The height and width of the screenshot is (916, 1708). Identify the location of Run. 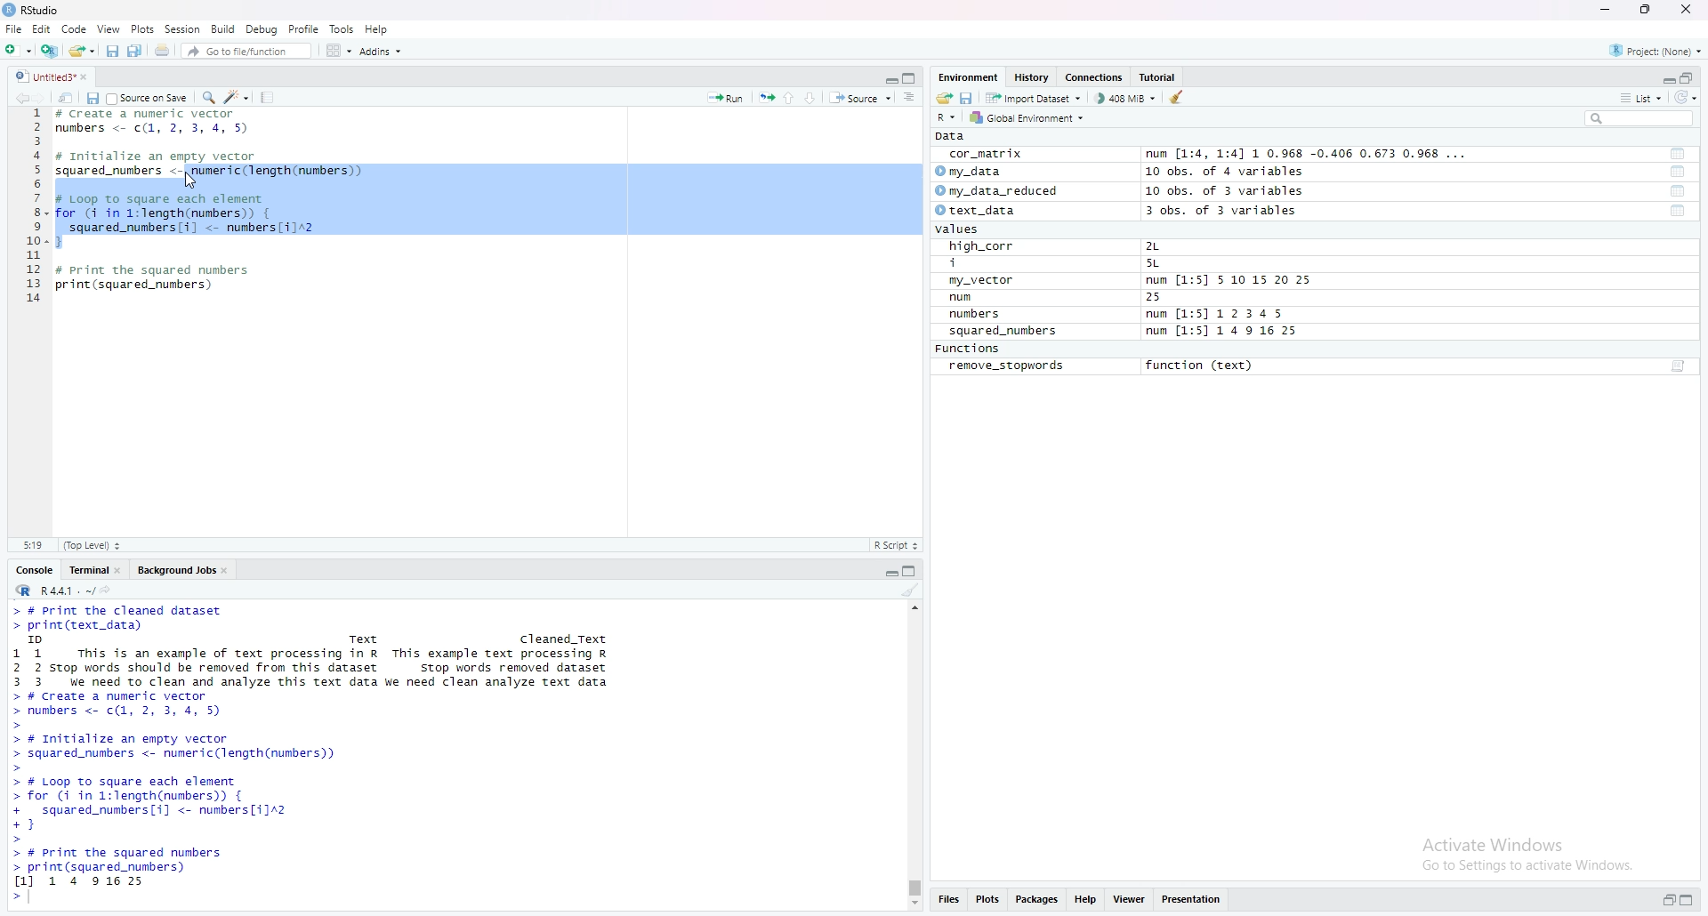
(726, 96).